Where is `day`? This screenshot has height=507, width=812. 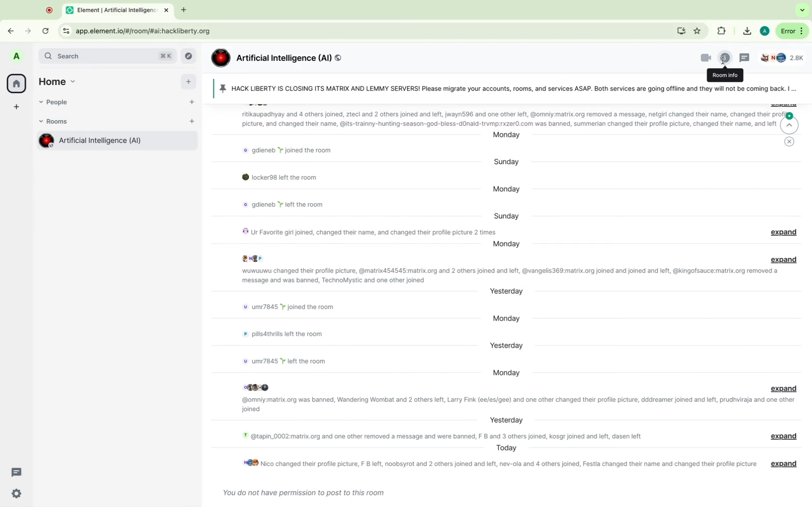 day is located at coordinates (507, 162).